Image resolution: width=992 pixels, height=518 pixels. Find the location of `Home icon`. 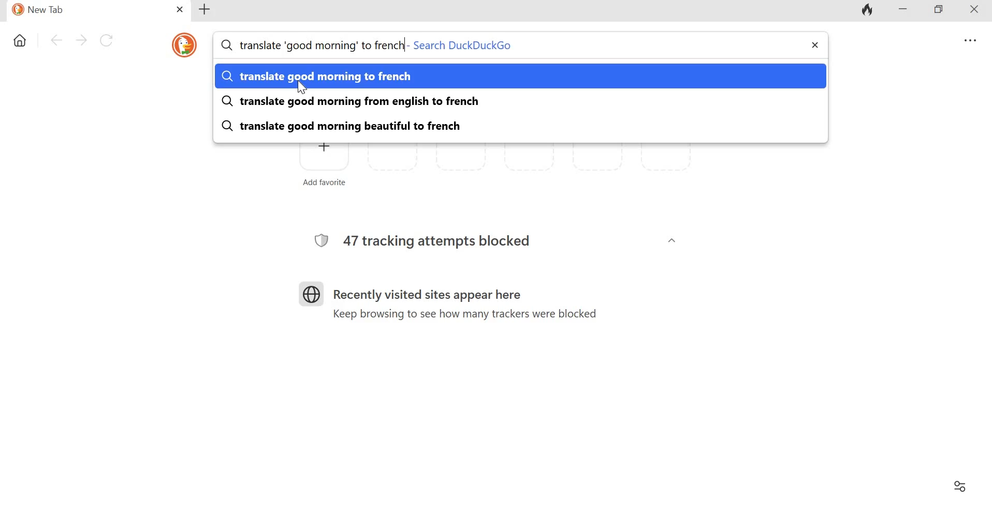

Home icon is located at coordinates (19, 42).